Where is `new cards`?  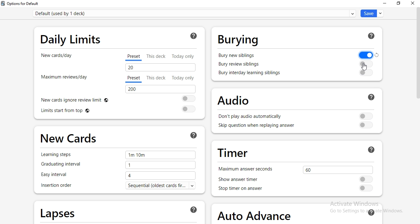
new cards is located at coordinates (69, 136).